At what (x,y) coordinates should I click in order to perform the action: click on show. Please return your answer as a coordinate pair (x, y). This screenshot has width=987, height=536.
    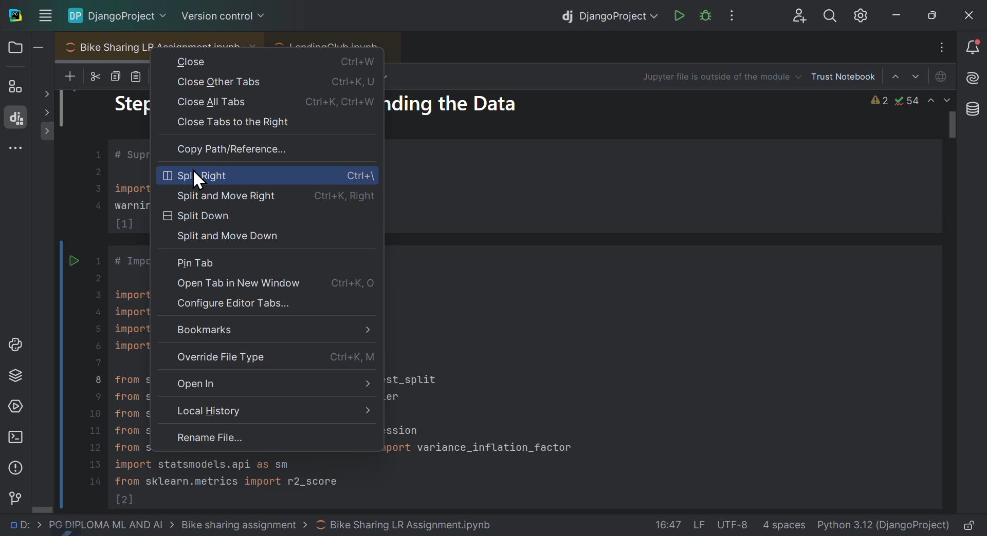
    Looking at the image, I should click on (47, 129).